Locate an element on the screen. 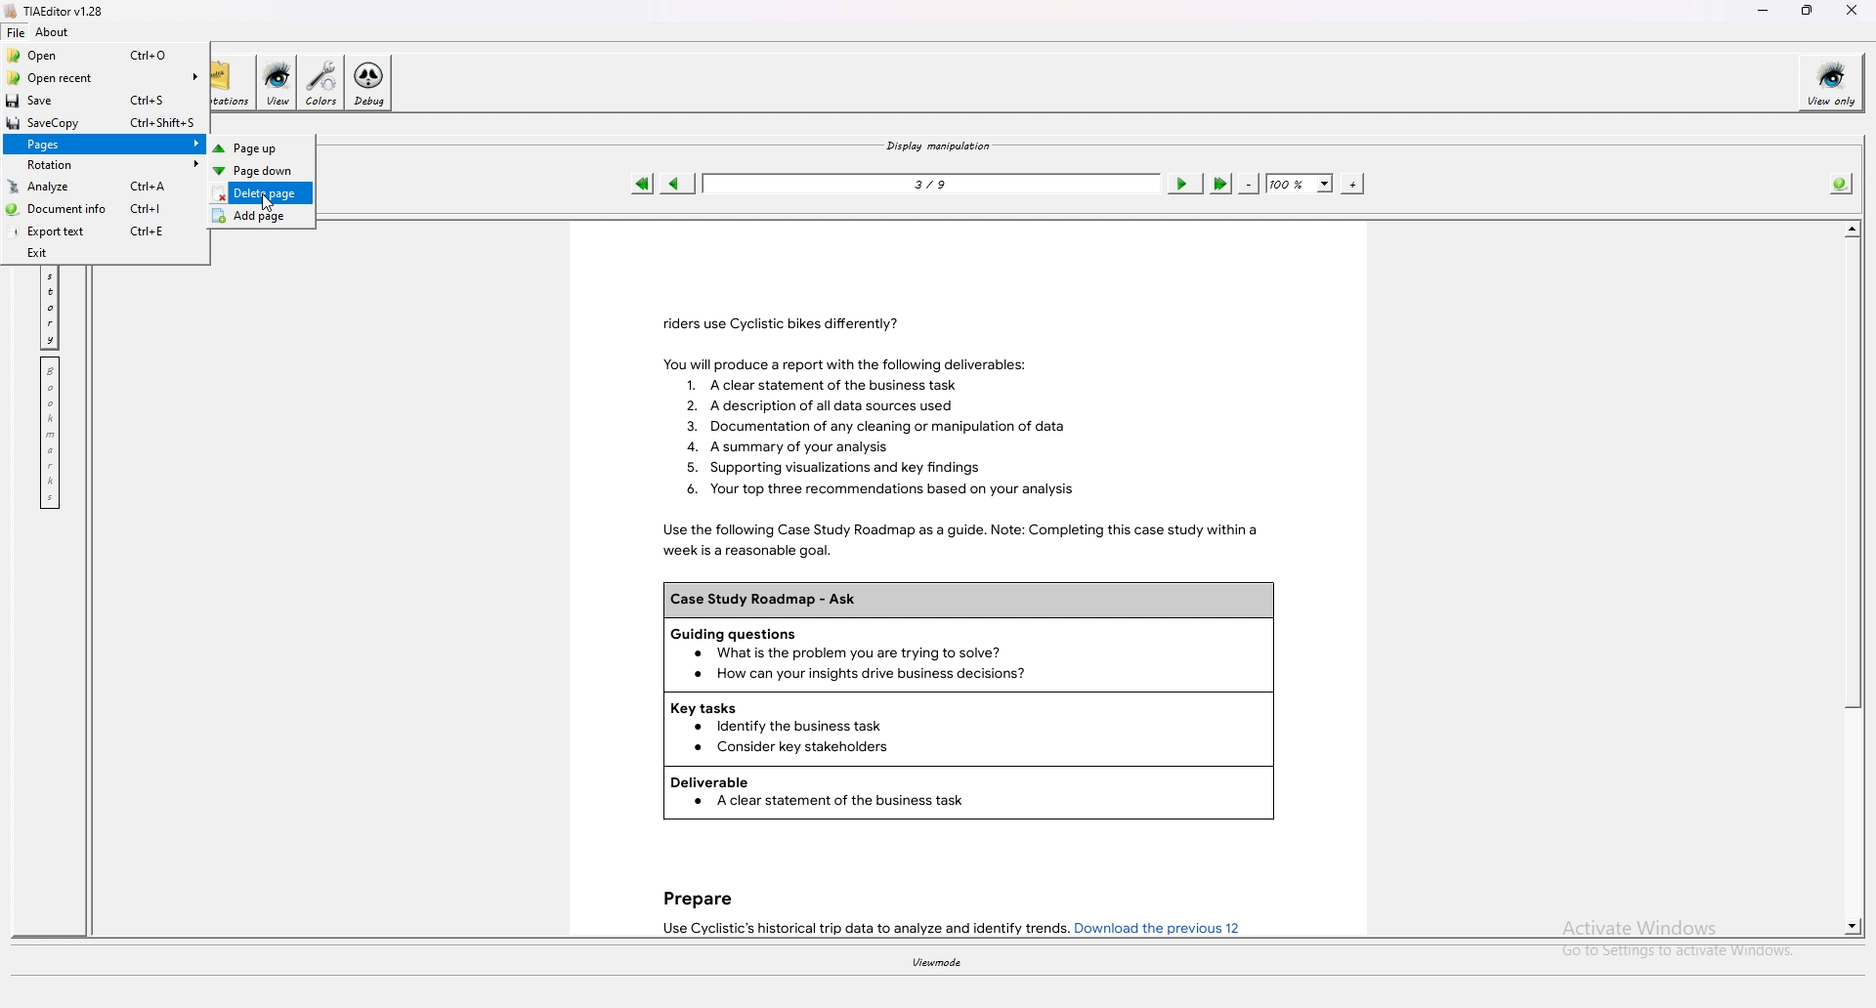  Save Ctrl+S is located at coordinates (104, 100).